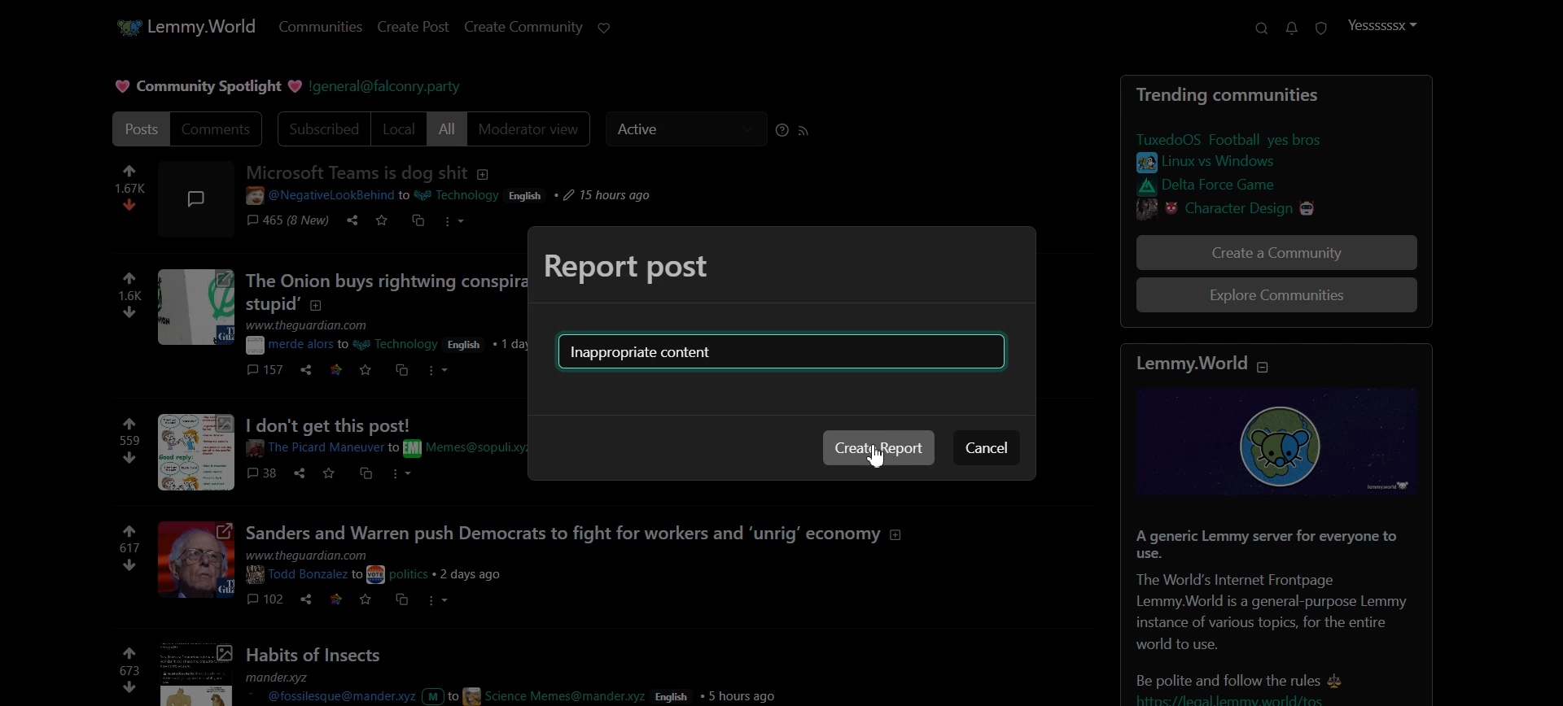 The height and width of the screenshot is (706, 1563). What do you see at coordinates (131, 186) in the screenshot?
I see `numbers` at bounding box center [131, 186].